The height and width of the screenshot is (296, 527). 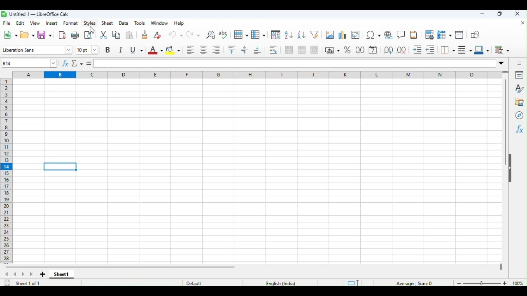 What do you see at coordinates (63, 274) in the screenshot?
I see `sheet 1` at bounding box center [63, 274].